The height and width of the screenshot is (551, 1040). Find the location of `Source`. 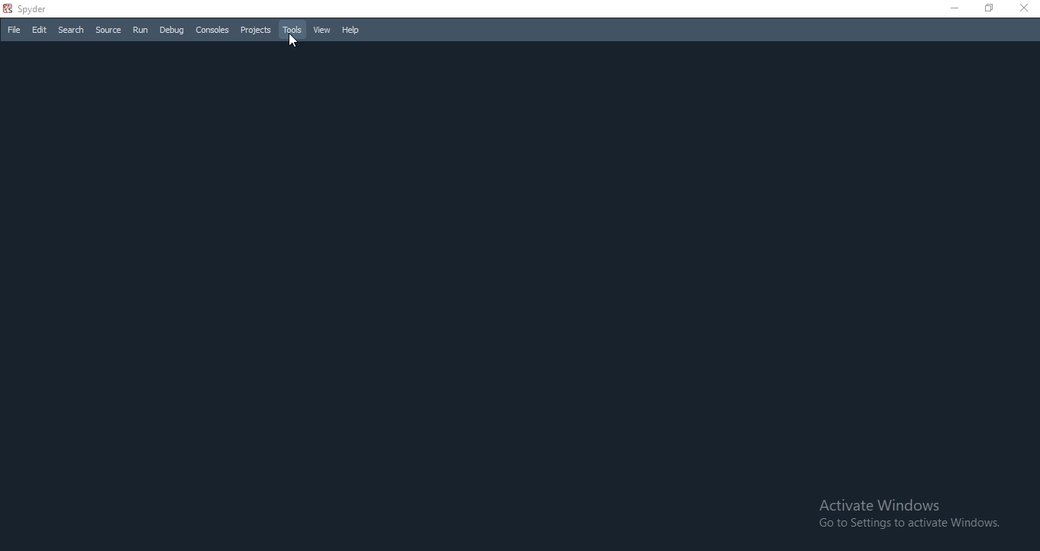

Source is located at coordinates (109, 30).